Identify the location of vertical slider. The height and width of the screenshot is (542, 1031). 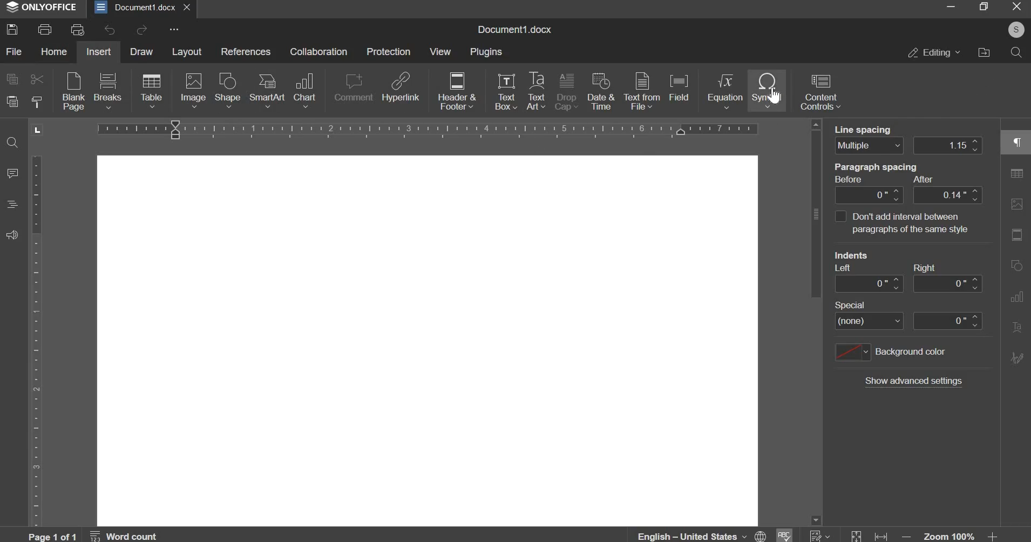
(816, 322).